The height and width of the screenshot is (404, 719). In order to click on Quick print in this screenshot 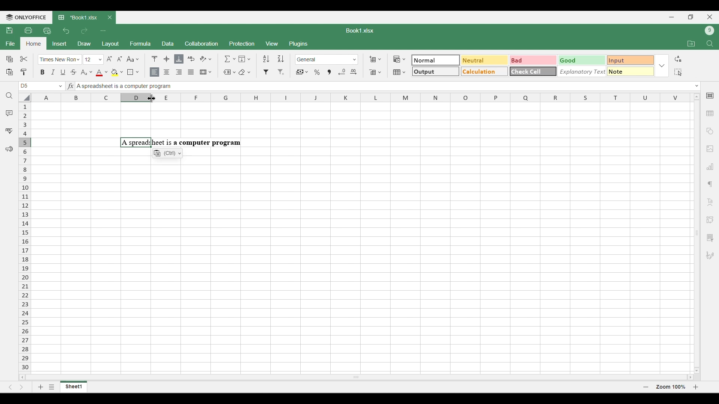, I will do `click(47, 31)`.